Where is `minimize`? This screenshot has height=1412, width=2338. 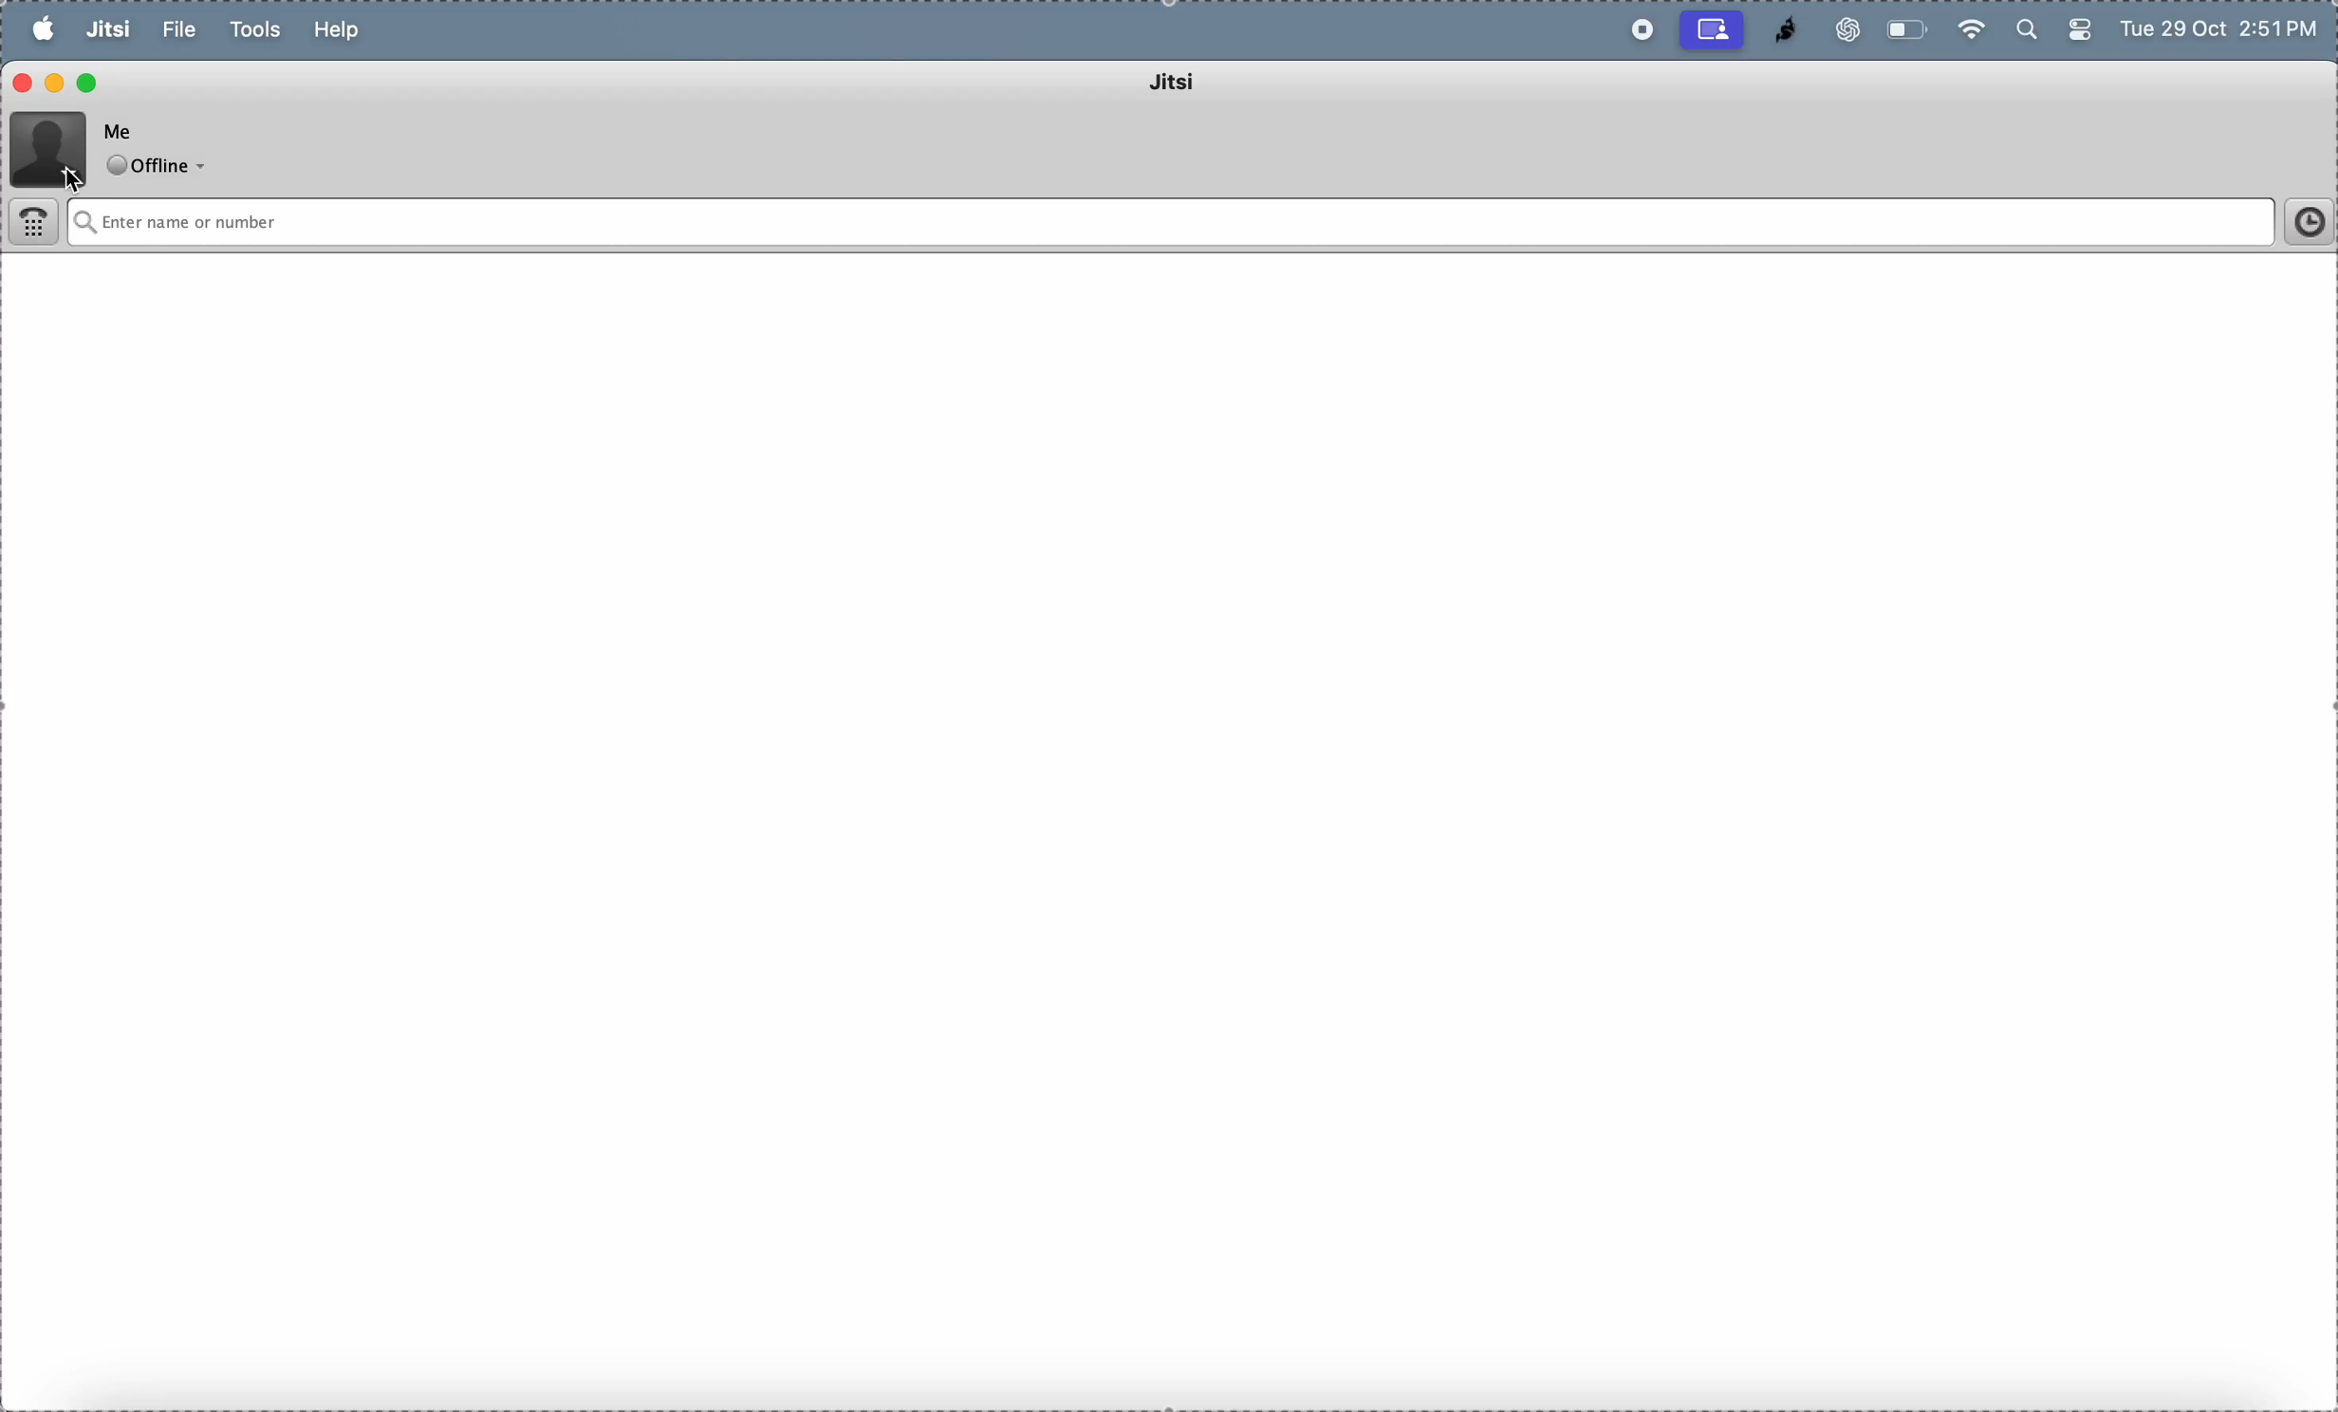 minimize is located at coordinates (58, 83).